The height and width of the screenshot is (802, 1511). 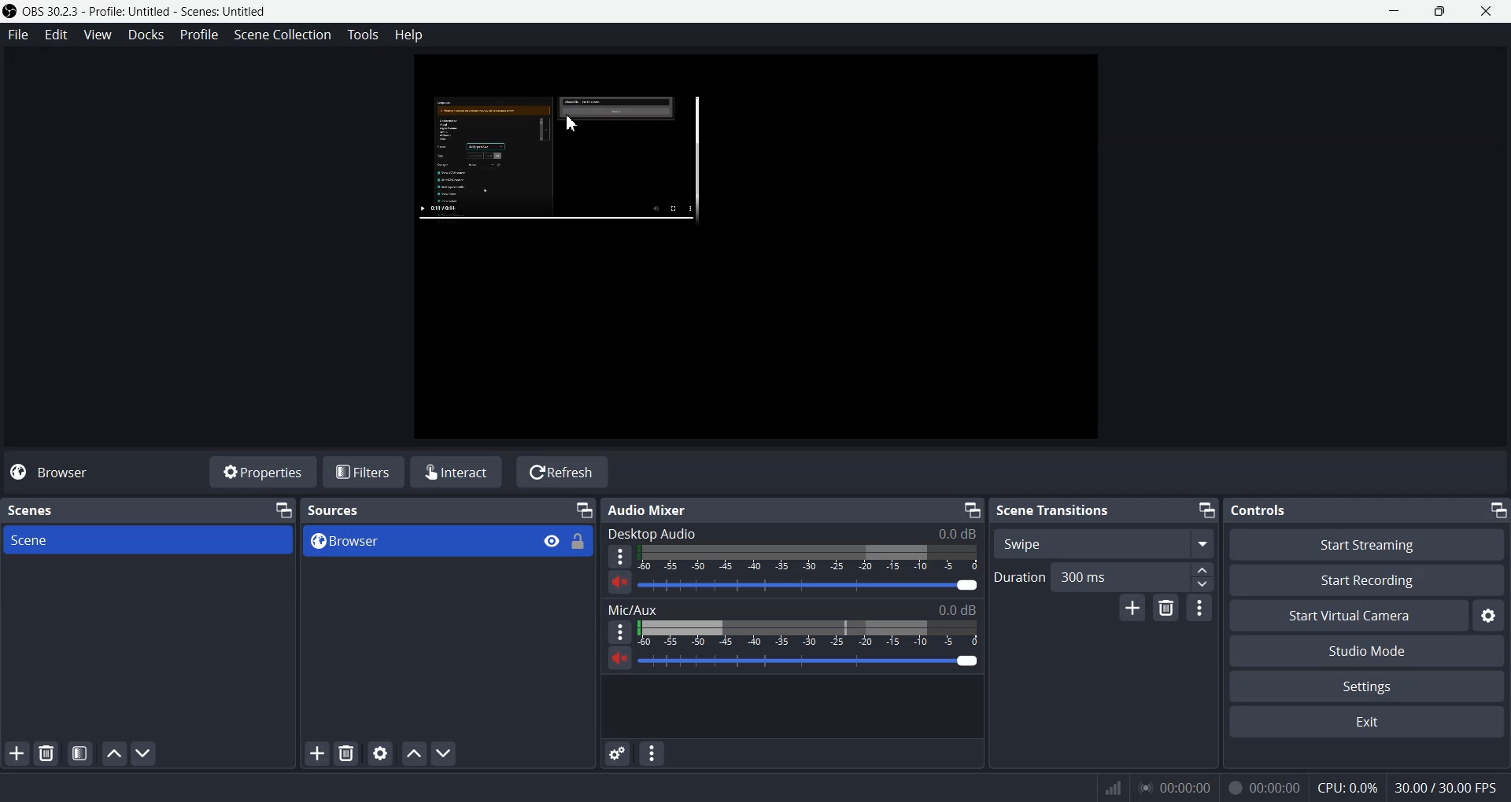 What do you see at coordinates (1136, 577) in the screenshot?
I see `300 ms` at bounding box center [1136, 577].